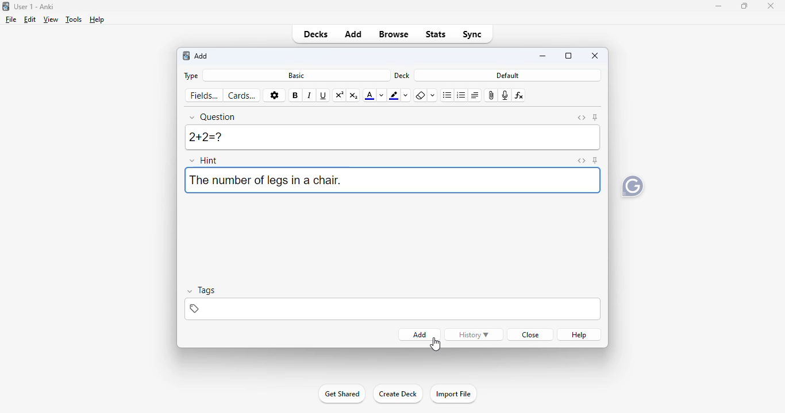  What do you see at coordinates (192, 76) in the screenshot?
I see `type` at bounding box center [192, 76].